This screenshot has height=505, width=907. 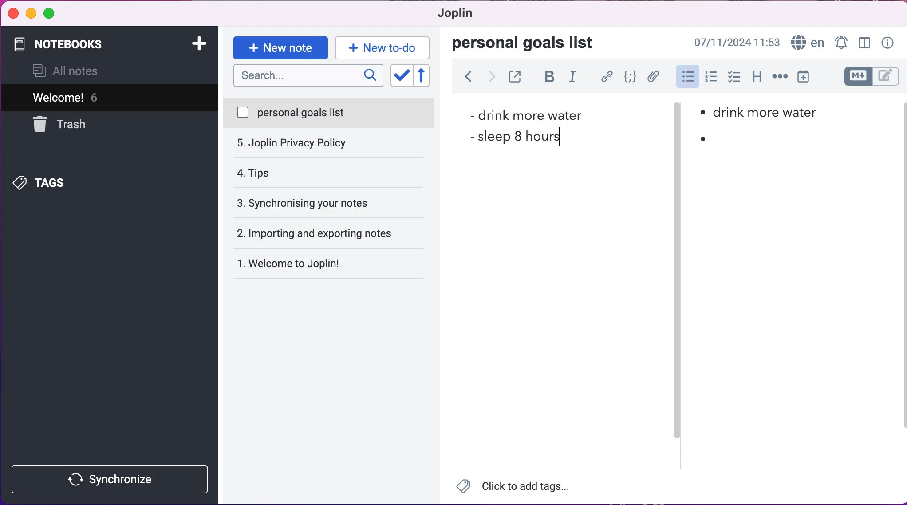 What do you see at coordinates (201, 45) in the screenshot?
I see `add notebook` at bounding box center [201, 45].